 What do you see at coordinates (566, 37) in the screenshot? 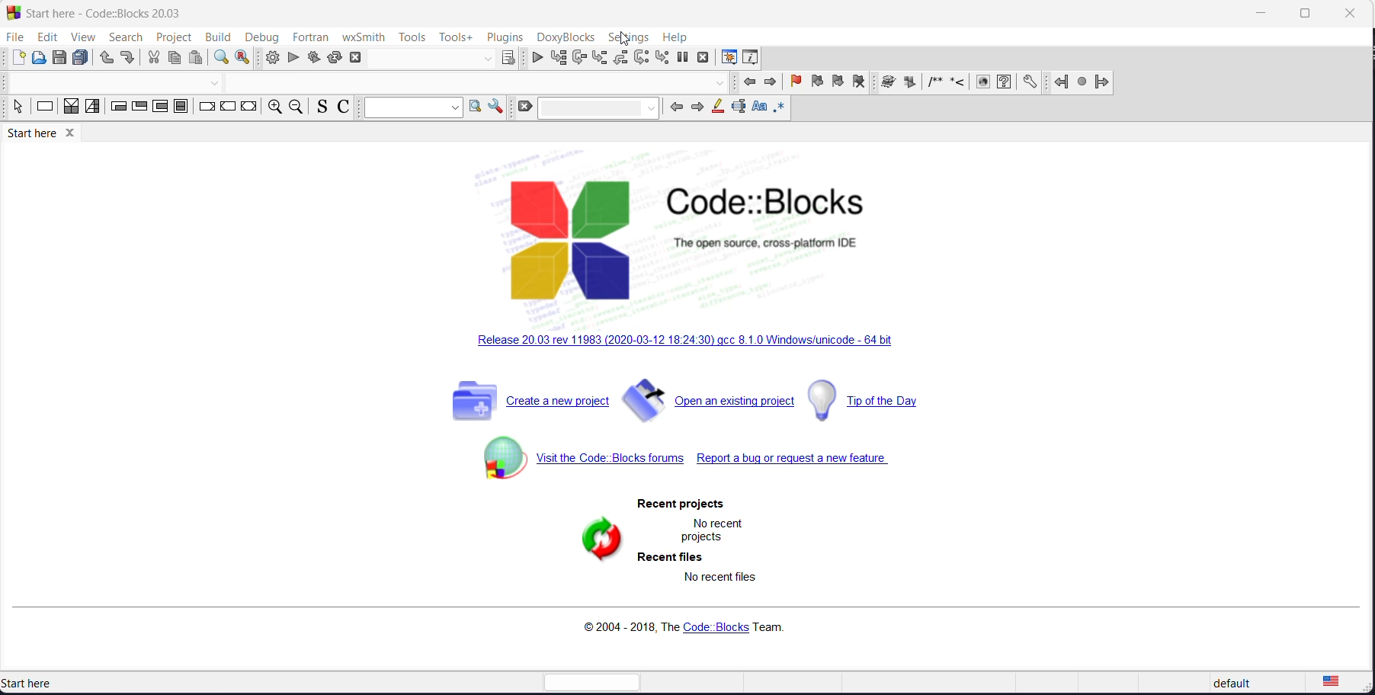
I see `DoxyBlocks` at bounding box center [566, 37].